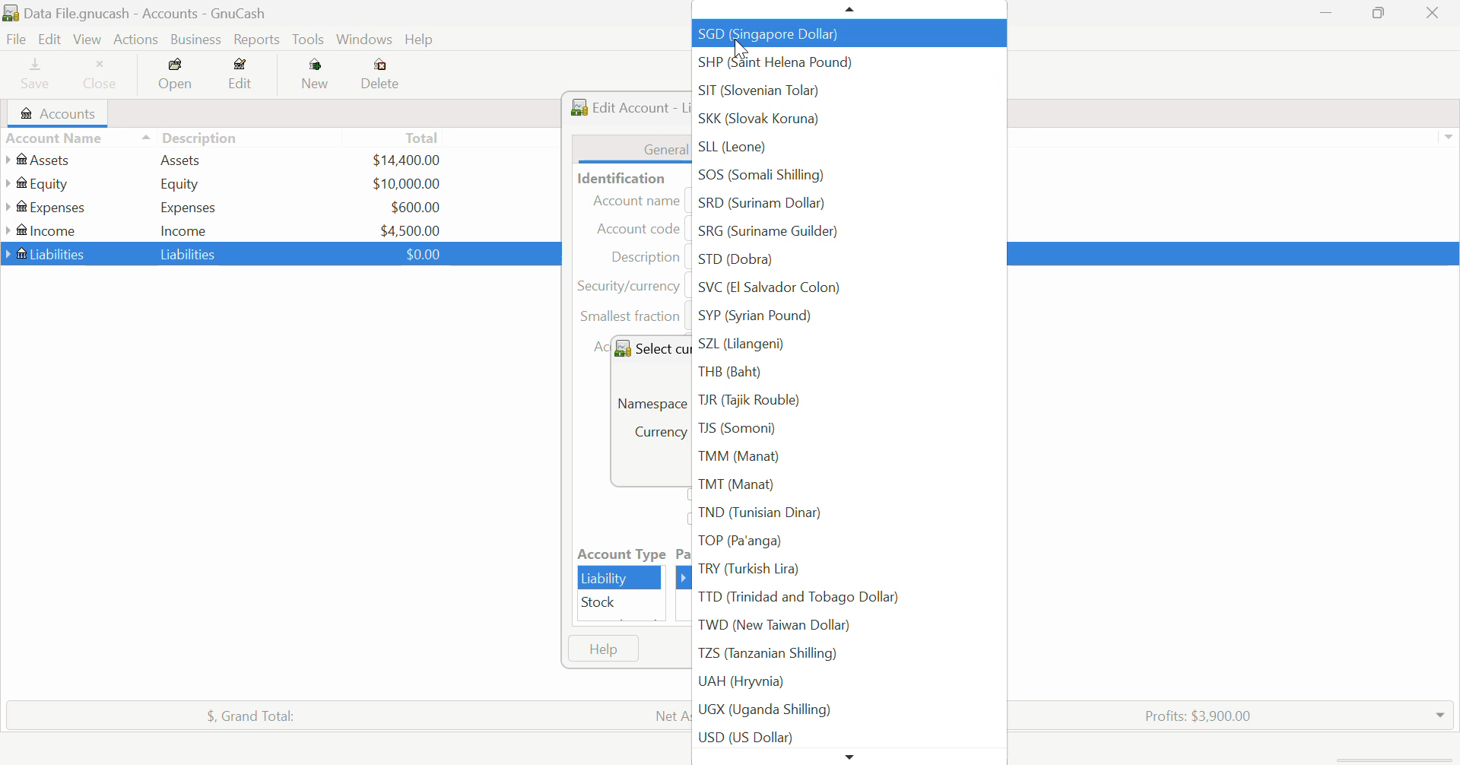  What do you see at coordinates (649, 348) in the screenshot?
I see `Select Currency` at bounding box center [649, 348].